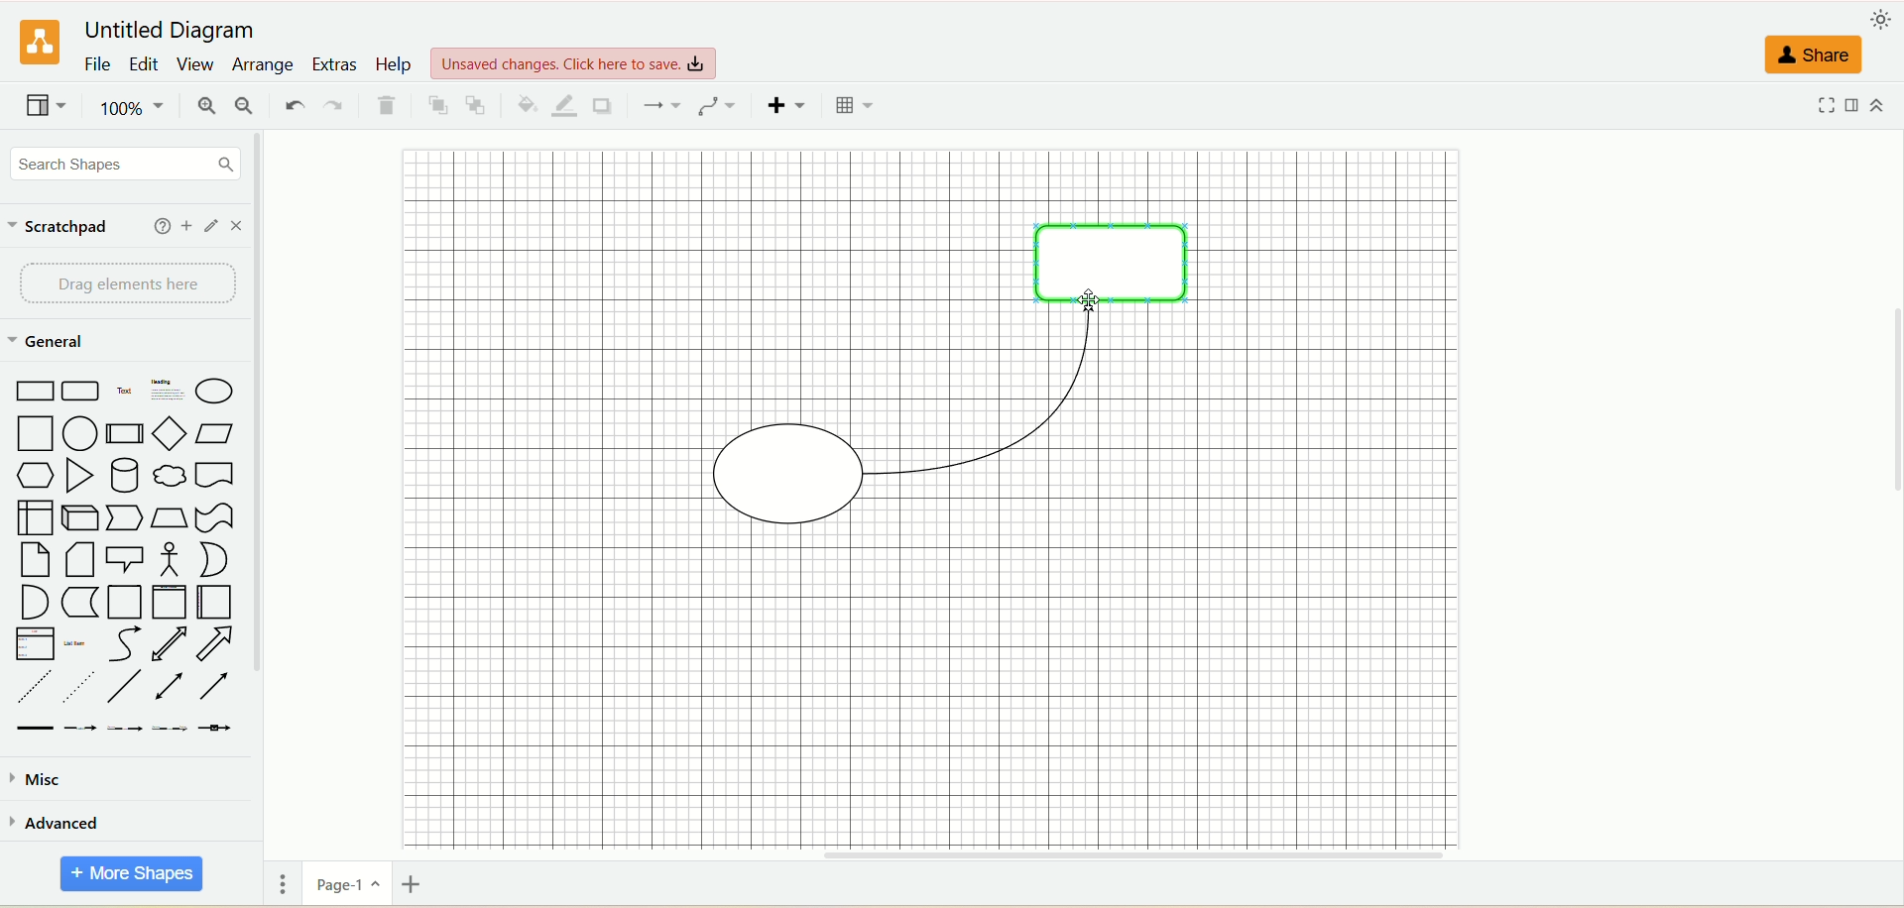 The width and height of the screenshot is (1904, 908). I want to click on expand/collapse, so click(1881, 106).